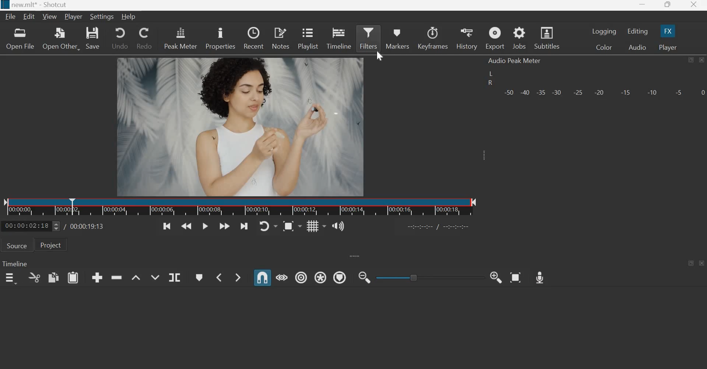  I want to click on Timeline, so click(338, 37).